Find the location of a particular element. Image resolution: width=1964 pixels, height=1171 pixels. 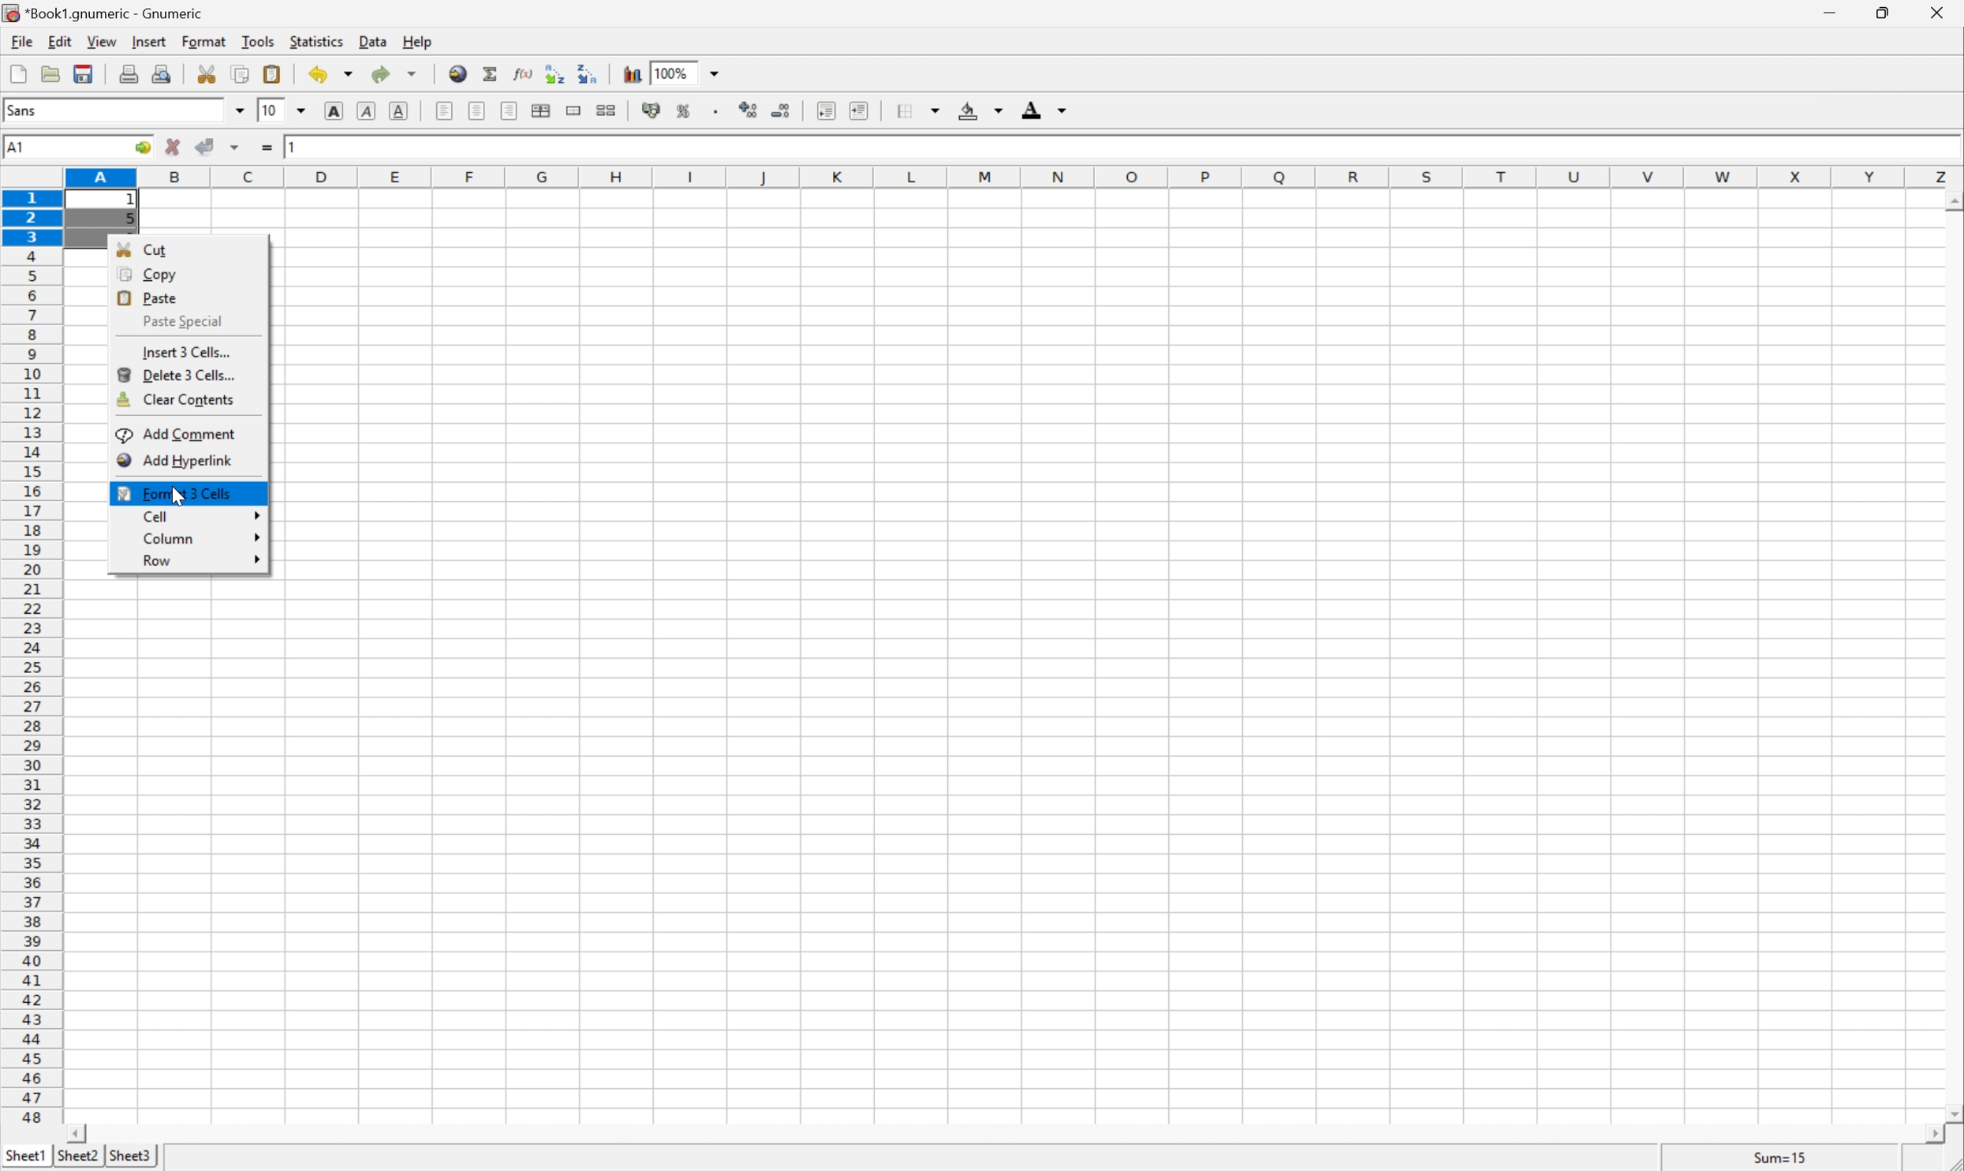

scroll right is located at coordinates (1933, 1135).